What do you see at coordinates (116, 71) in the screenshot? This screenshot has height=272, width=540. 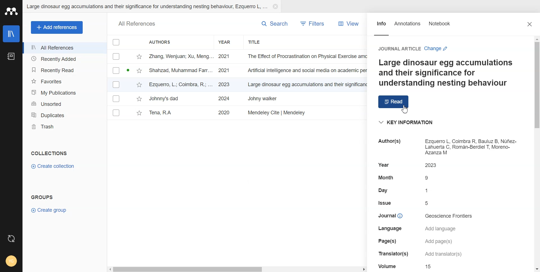 I see `checkbox` at bounding box center [116, 71].